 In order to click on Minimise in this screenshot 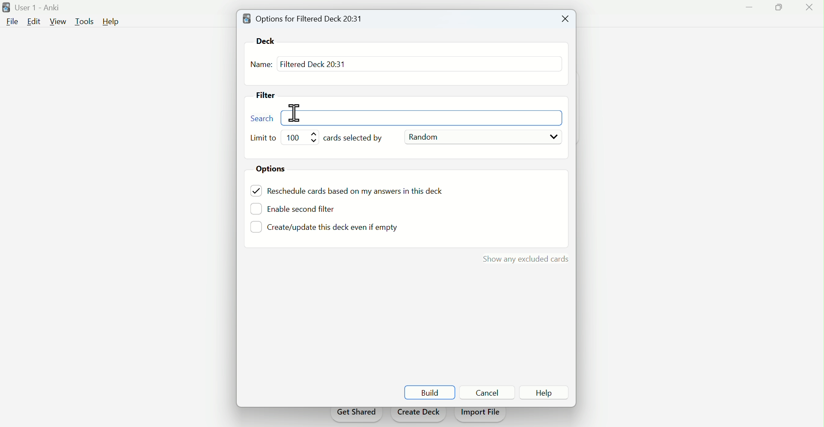, I will do `click(749, 7)`.